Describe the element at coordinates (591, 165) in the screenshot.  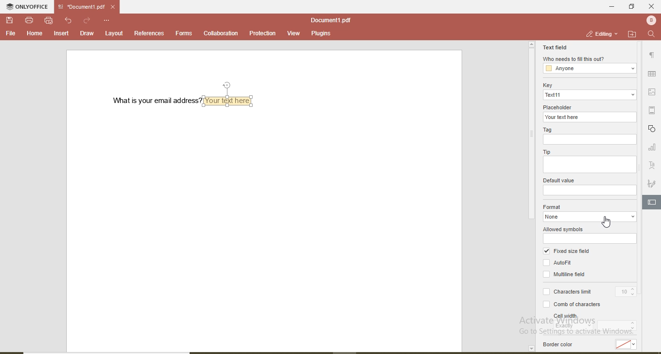
I see `tip input` at that location.